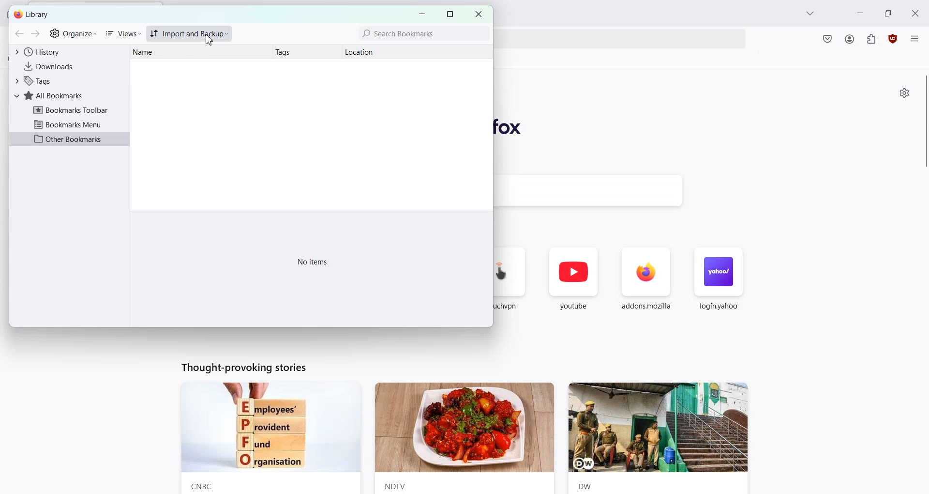 This screenshot has height=494, width=929. What do you see at coordinates (850, 39) in the screenshot?
I see `Account` at bounding box center [850, 39].